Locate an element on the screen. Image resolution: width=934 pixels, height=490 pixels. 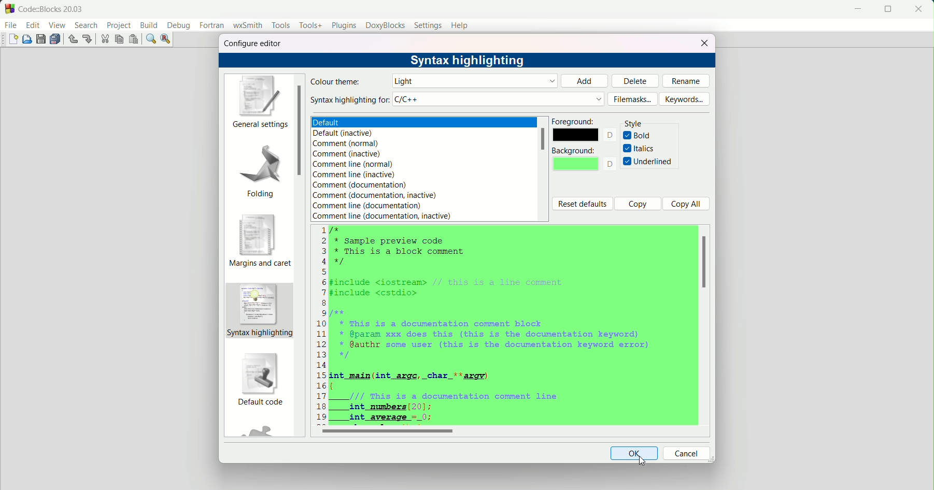
light is located at coordinates (476, 106).